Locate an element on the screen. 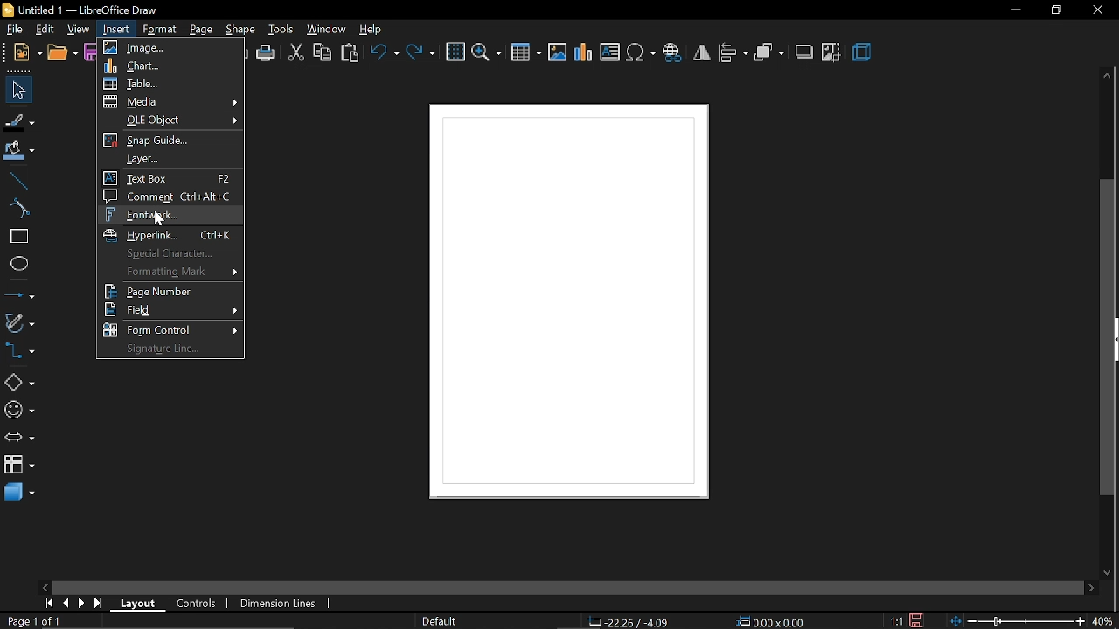 The width and height of the screenshot is (1119, 629). line is located at coordinates (16, 180).